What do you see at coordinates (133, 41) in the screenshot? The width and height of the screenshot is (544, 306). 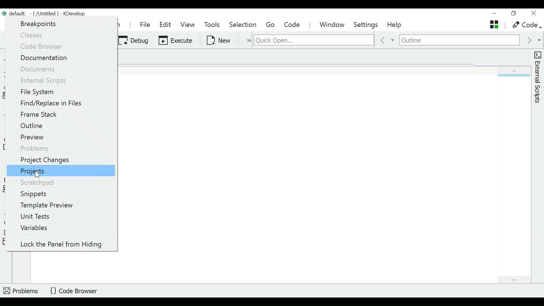 I see `Debug` at bounding box center [133, 41].